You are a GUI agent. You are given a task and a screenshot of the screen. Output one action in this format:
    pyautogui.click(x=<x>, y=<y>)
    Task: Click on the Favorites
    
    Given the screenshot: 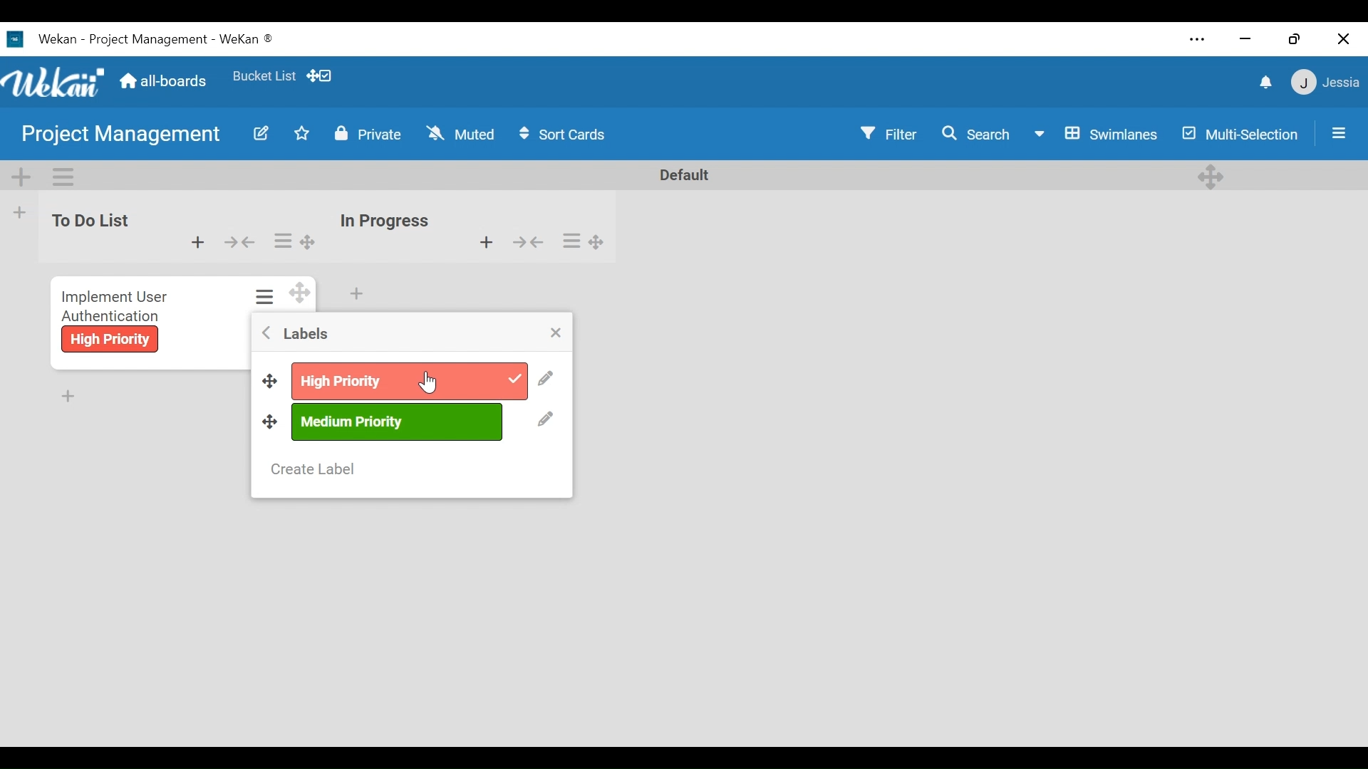 What is the action you would take?
    pyautogui.click(x=263, y=75)
    